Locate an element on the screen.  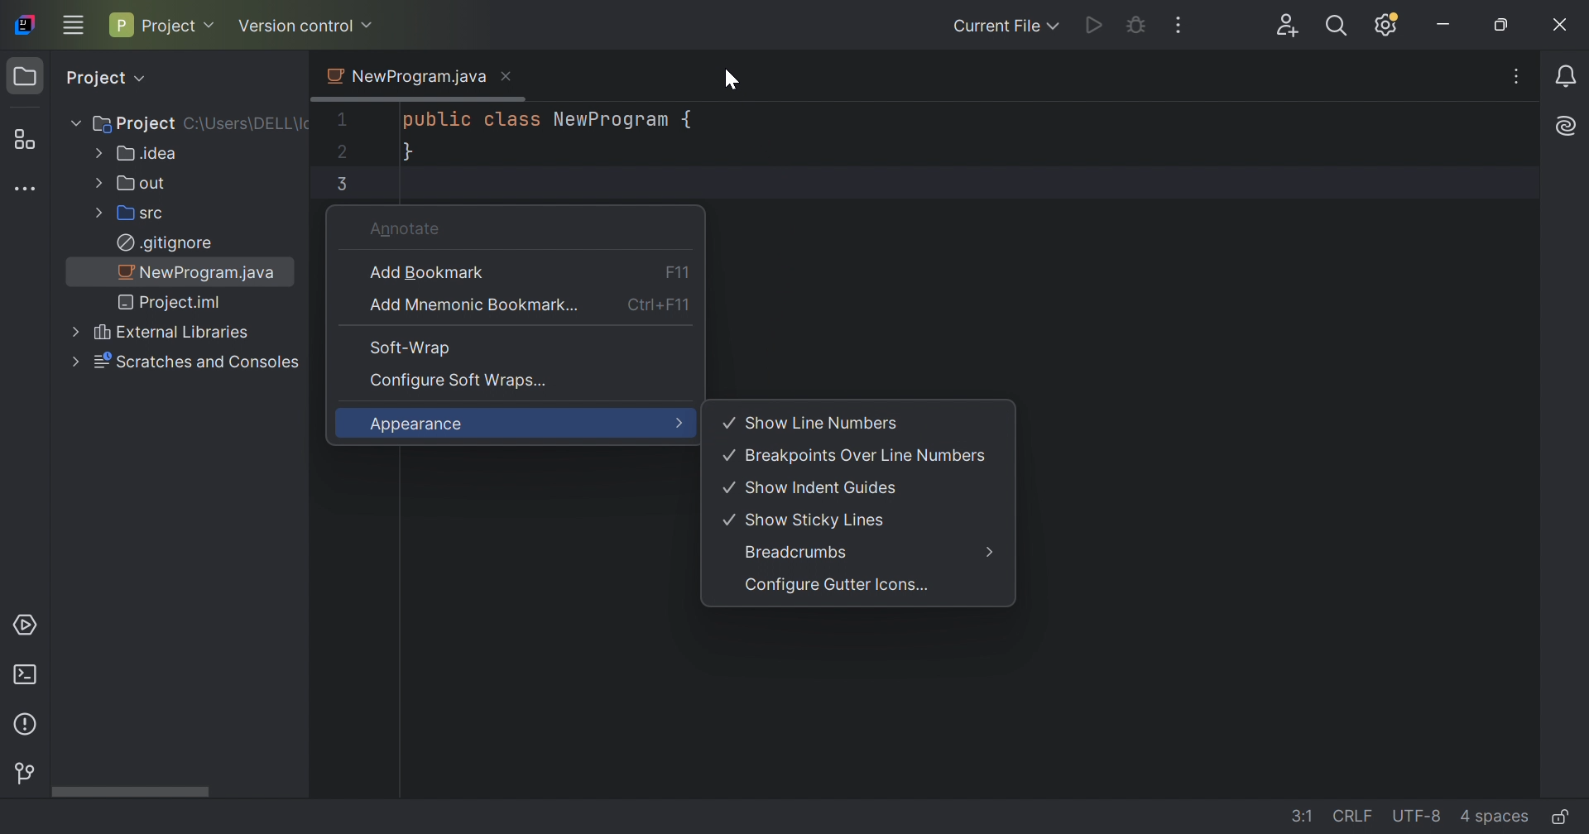
More tool windows is located at coordinates (26, 190).